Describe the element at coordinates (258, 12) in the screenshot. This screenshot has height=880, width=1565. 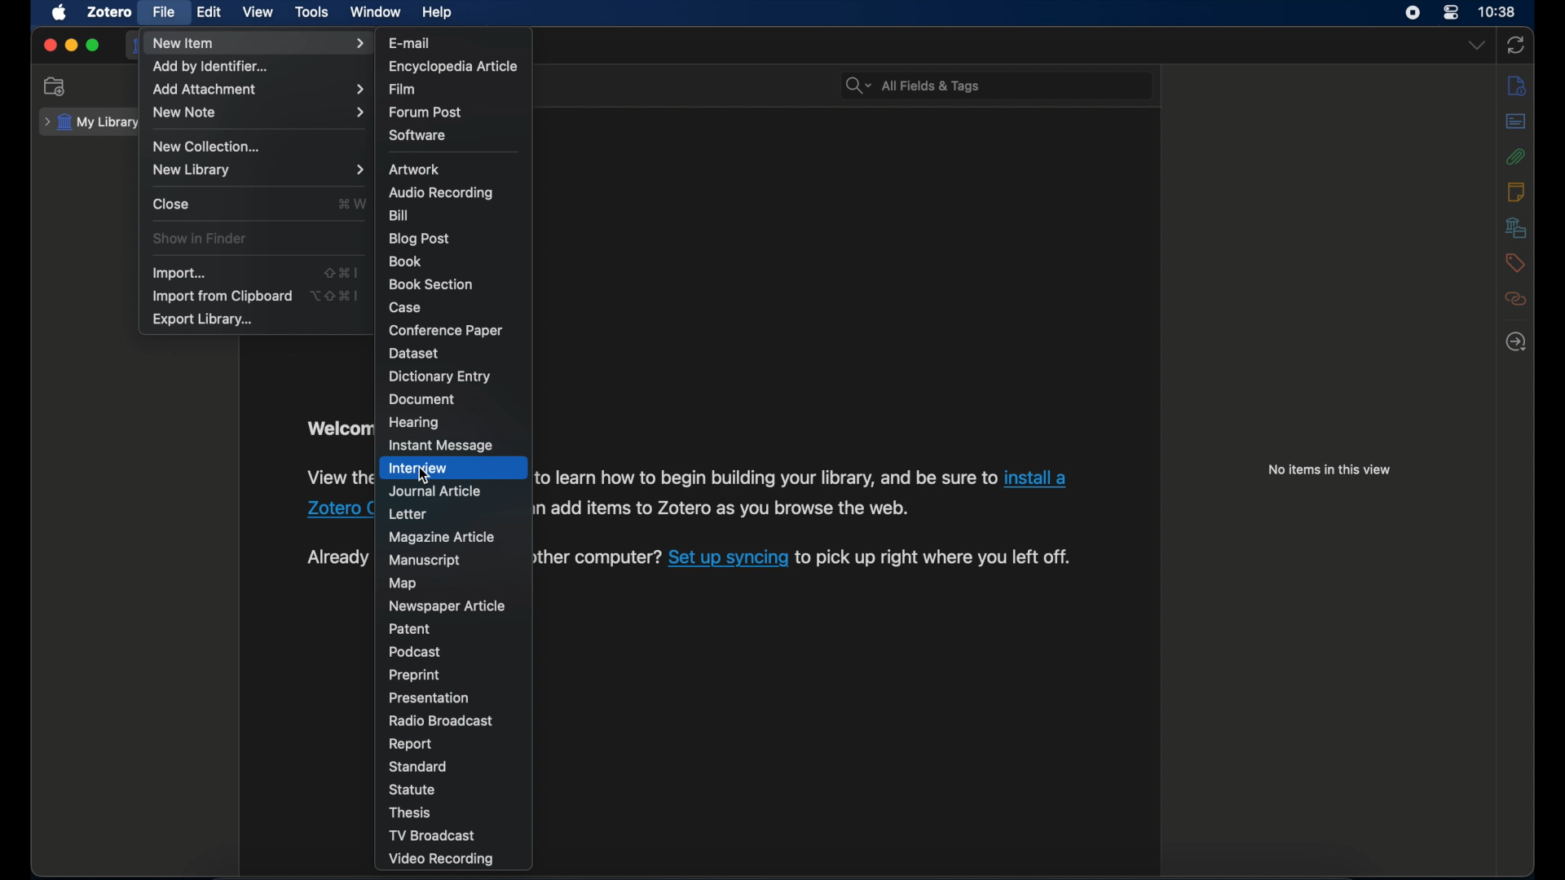
I see `view` at that location.